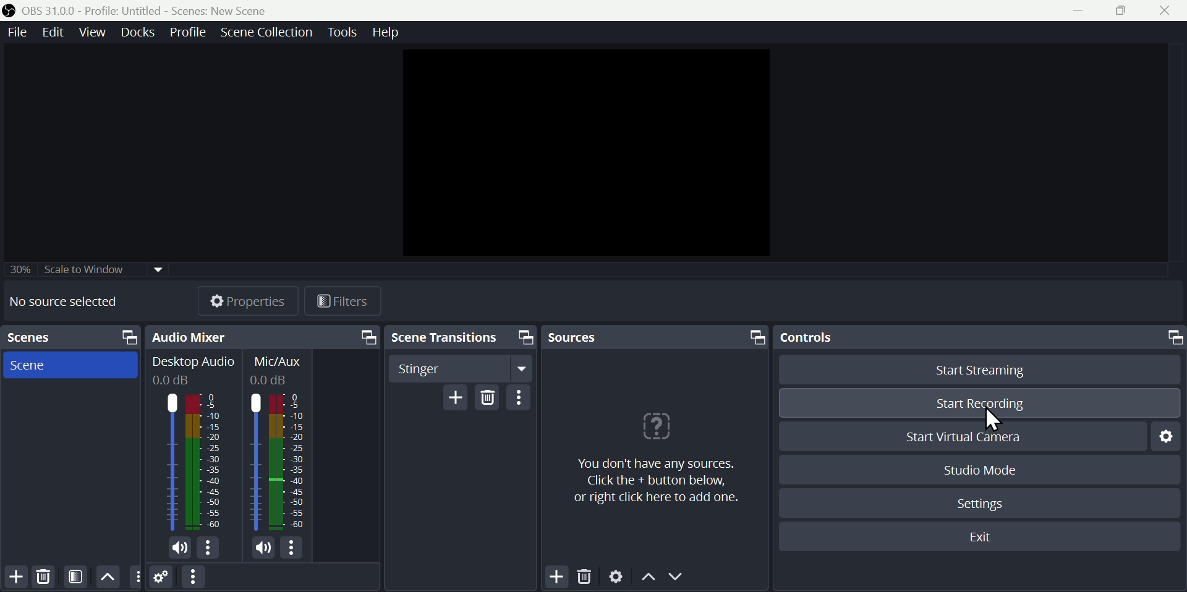 Image resolution: width=1187 pixels, height=592 pixels. Describe the element at coordinates (108, 578) in the screenshot. I see `up` at that location.